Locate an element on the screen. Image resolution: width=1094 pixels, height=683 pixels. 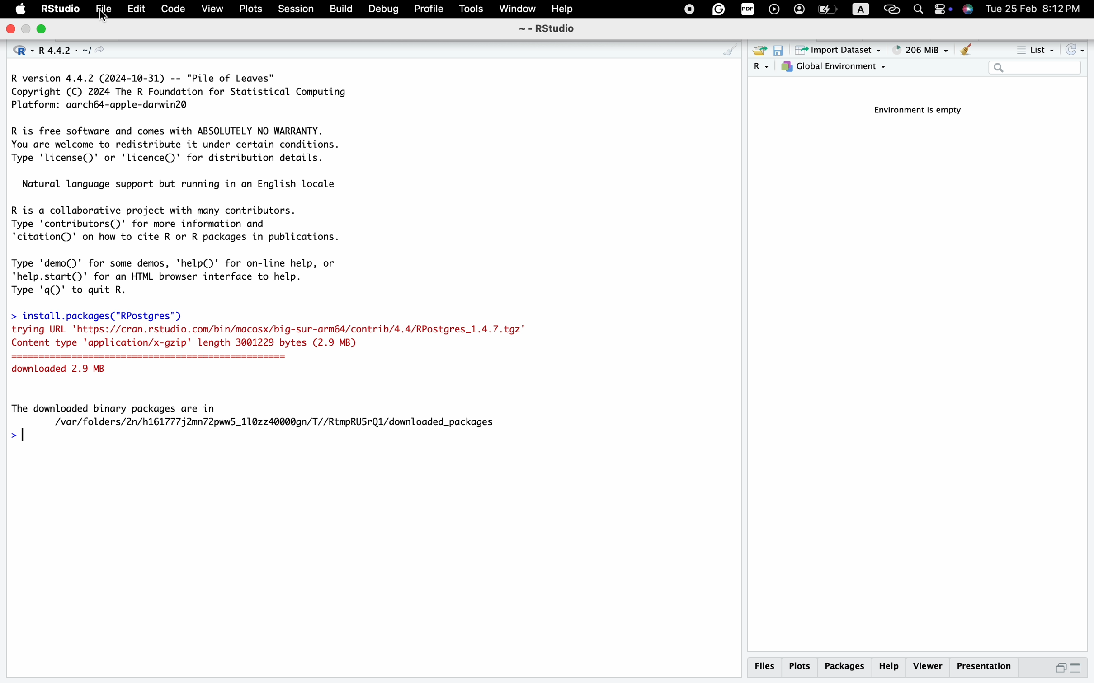
build is located at coordinates (341, 9).